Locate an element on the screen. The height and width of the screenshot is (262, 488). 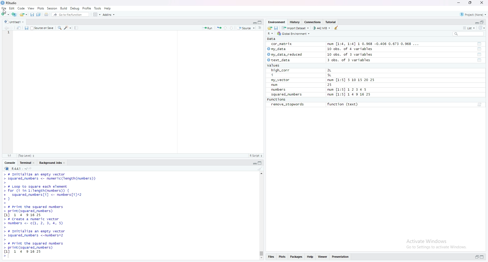
vbertical Scrollbar  is located at coordinates (260, 253).